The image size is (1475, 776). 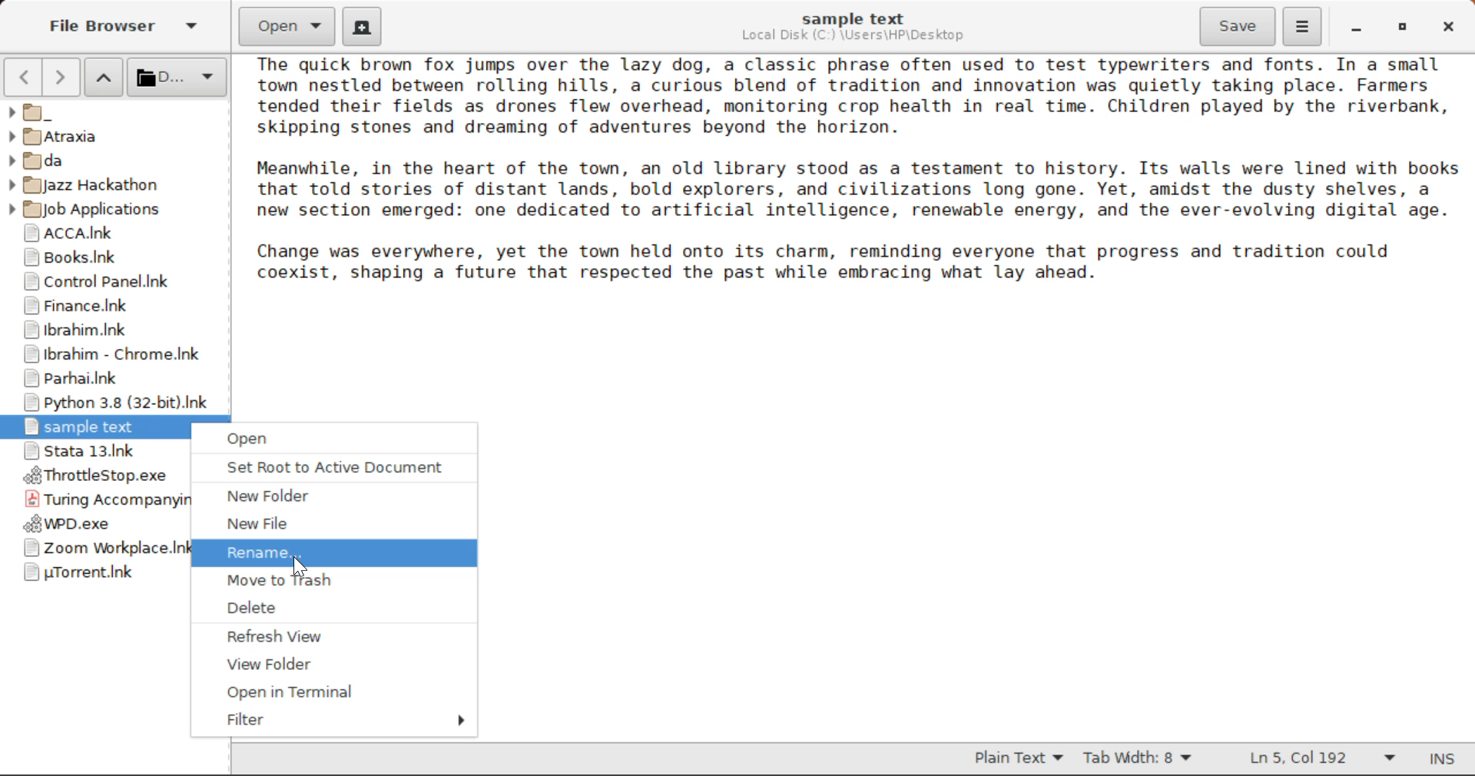 I want to click on File Location, so click(x=856, y=37).